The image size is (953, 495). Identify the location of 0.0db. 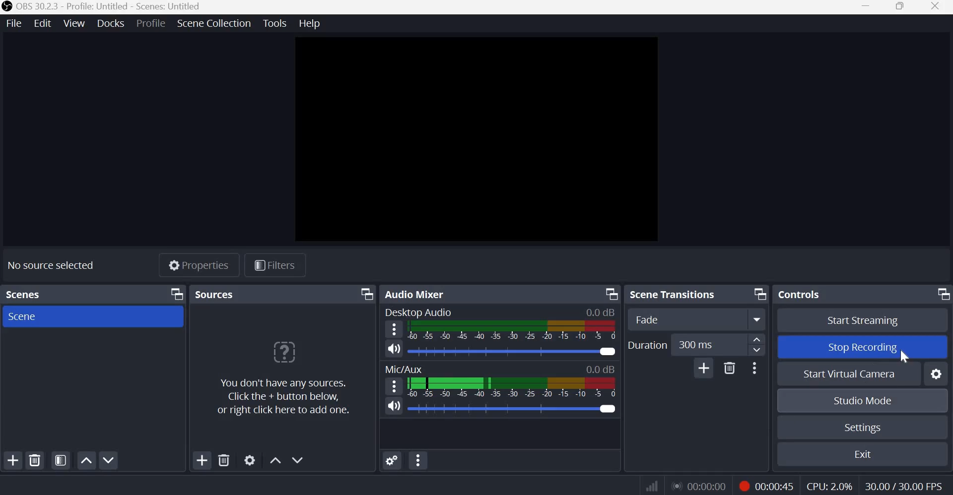
(599, 369).